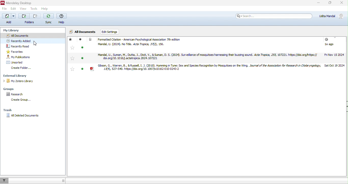  What do you see at coordinates (34, 9) in the screenshot?
I see `tools` at bounding box center [34, 9].